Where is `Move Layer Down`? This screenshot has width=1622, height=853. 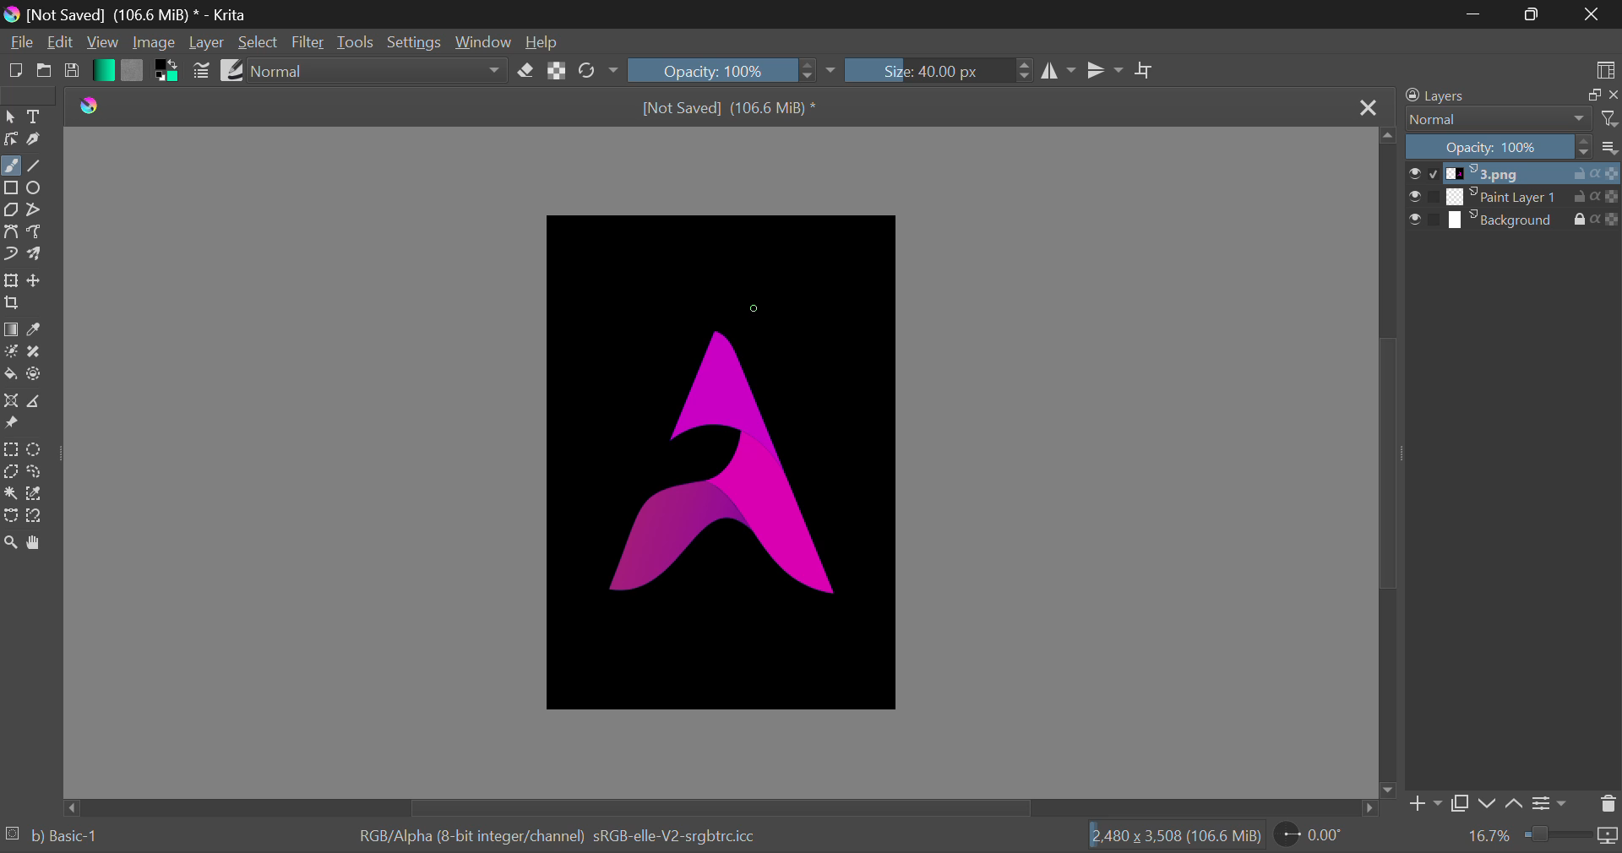 Move Layer Down is located at coordinates (1490, 802).